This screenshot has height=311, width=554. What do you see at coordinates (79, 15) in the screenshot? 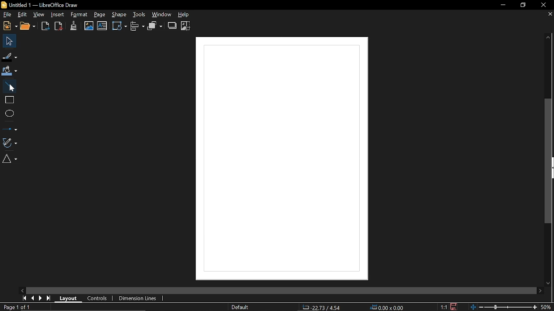
I see `Format` at bounding box center [79, 15].